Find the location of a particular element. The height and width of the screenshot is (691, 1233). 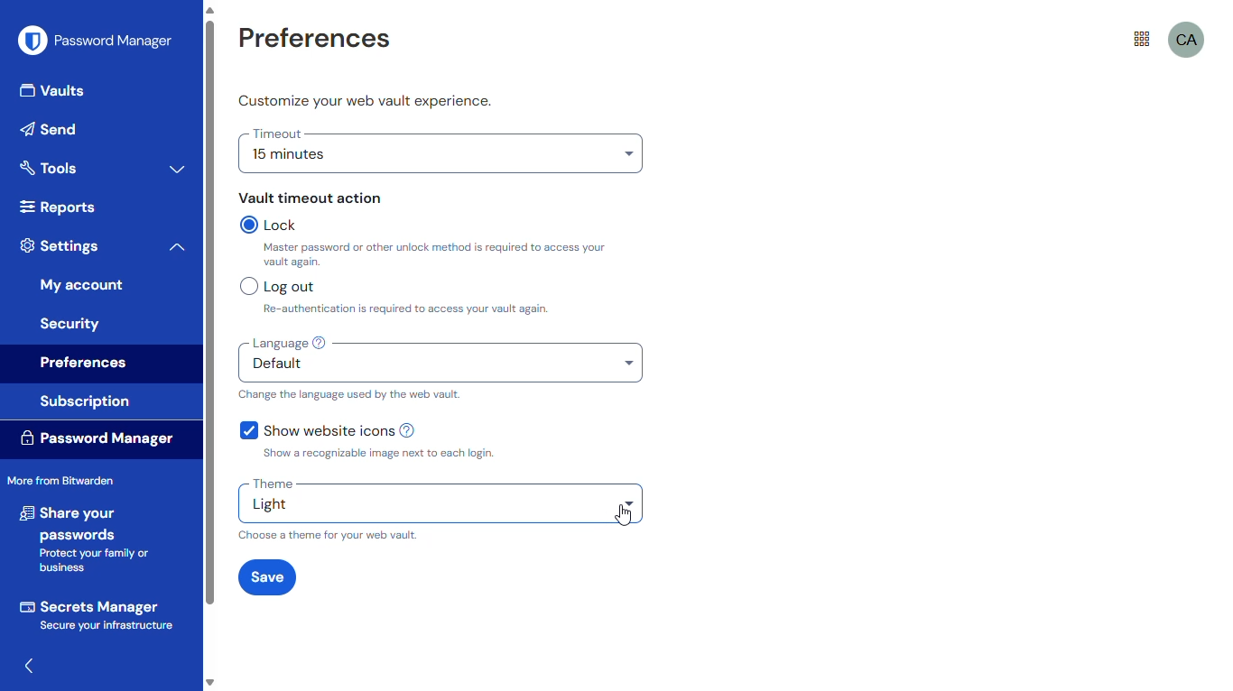

password manager is located at coordinates (97, 437).